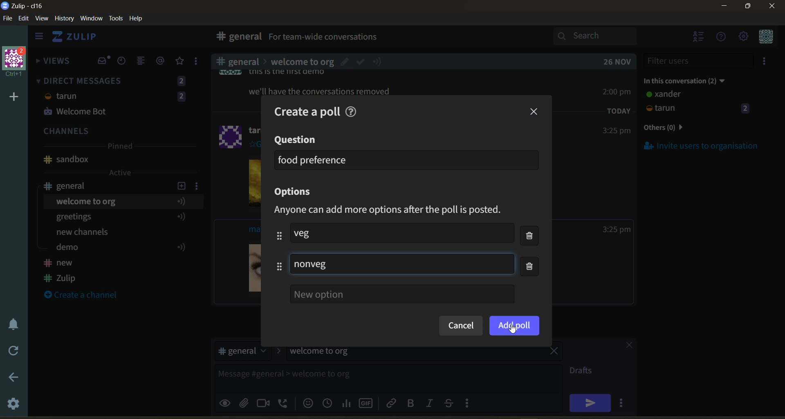 This screenshot has height=419, width=785. What do you see at coordinates (584, 372) in the screenshot?
I see `drafts` at bounding box center [584, 372].